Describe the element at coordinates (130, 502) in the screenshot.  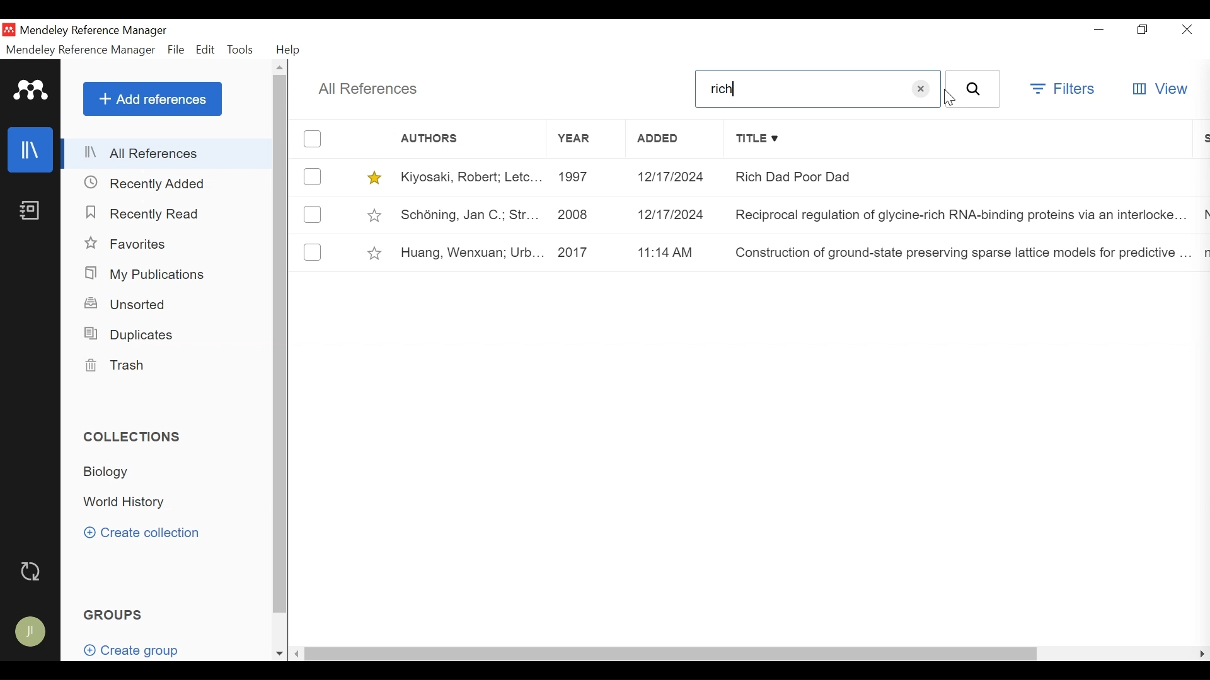
I see `Collection` at that location.